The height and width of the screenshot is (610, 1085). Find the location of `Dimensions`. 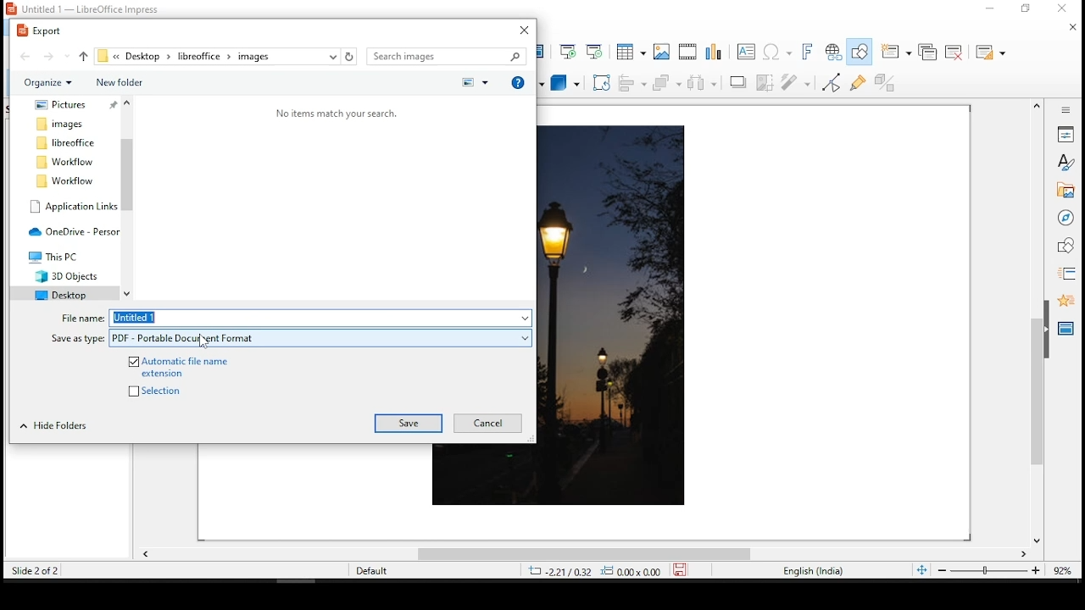

Dimensions is located at coordinates (612, 571).